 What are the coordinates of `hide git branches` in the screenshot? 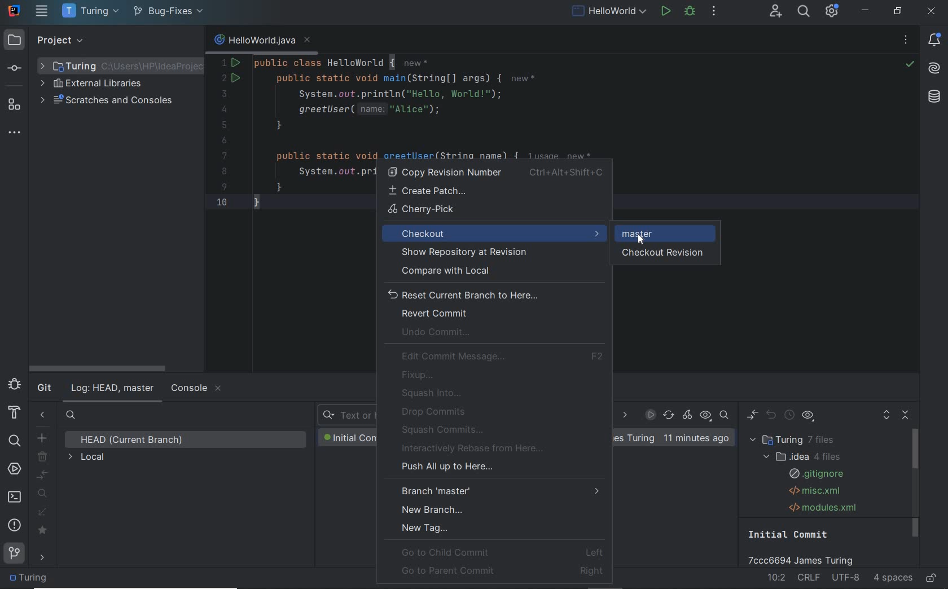 It's located at (43, 416).